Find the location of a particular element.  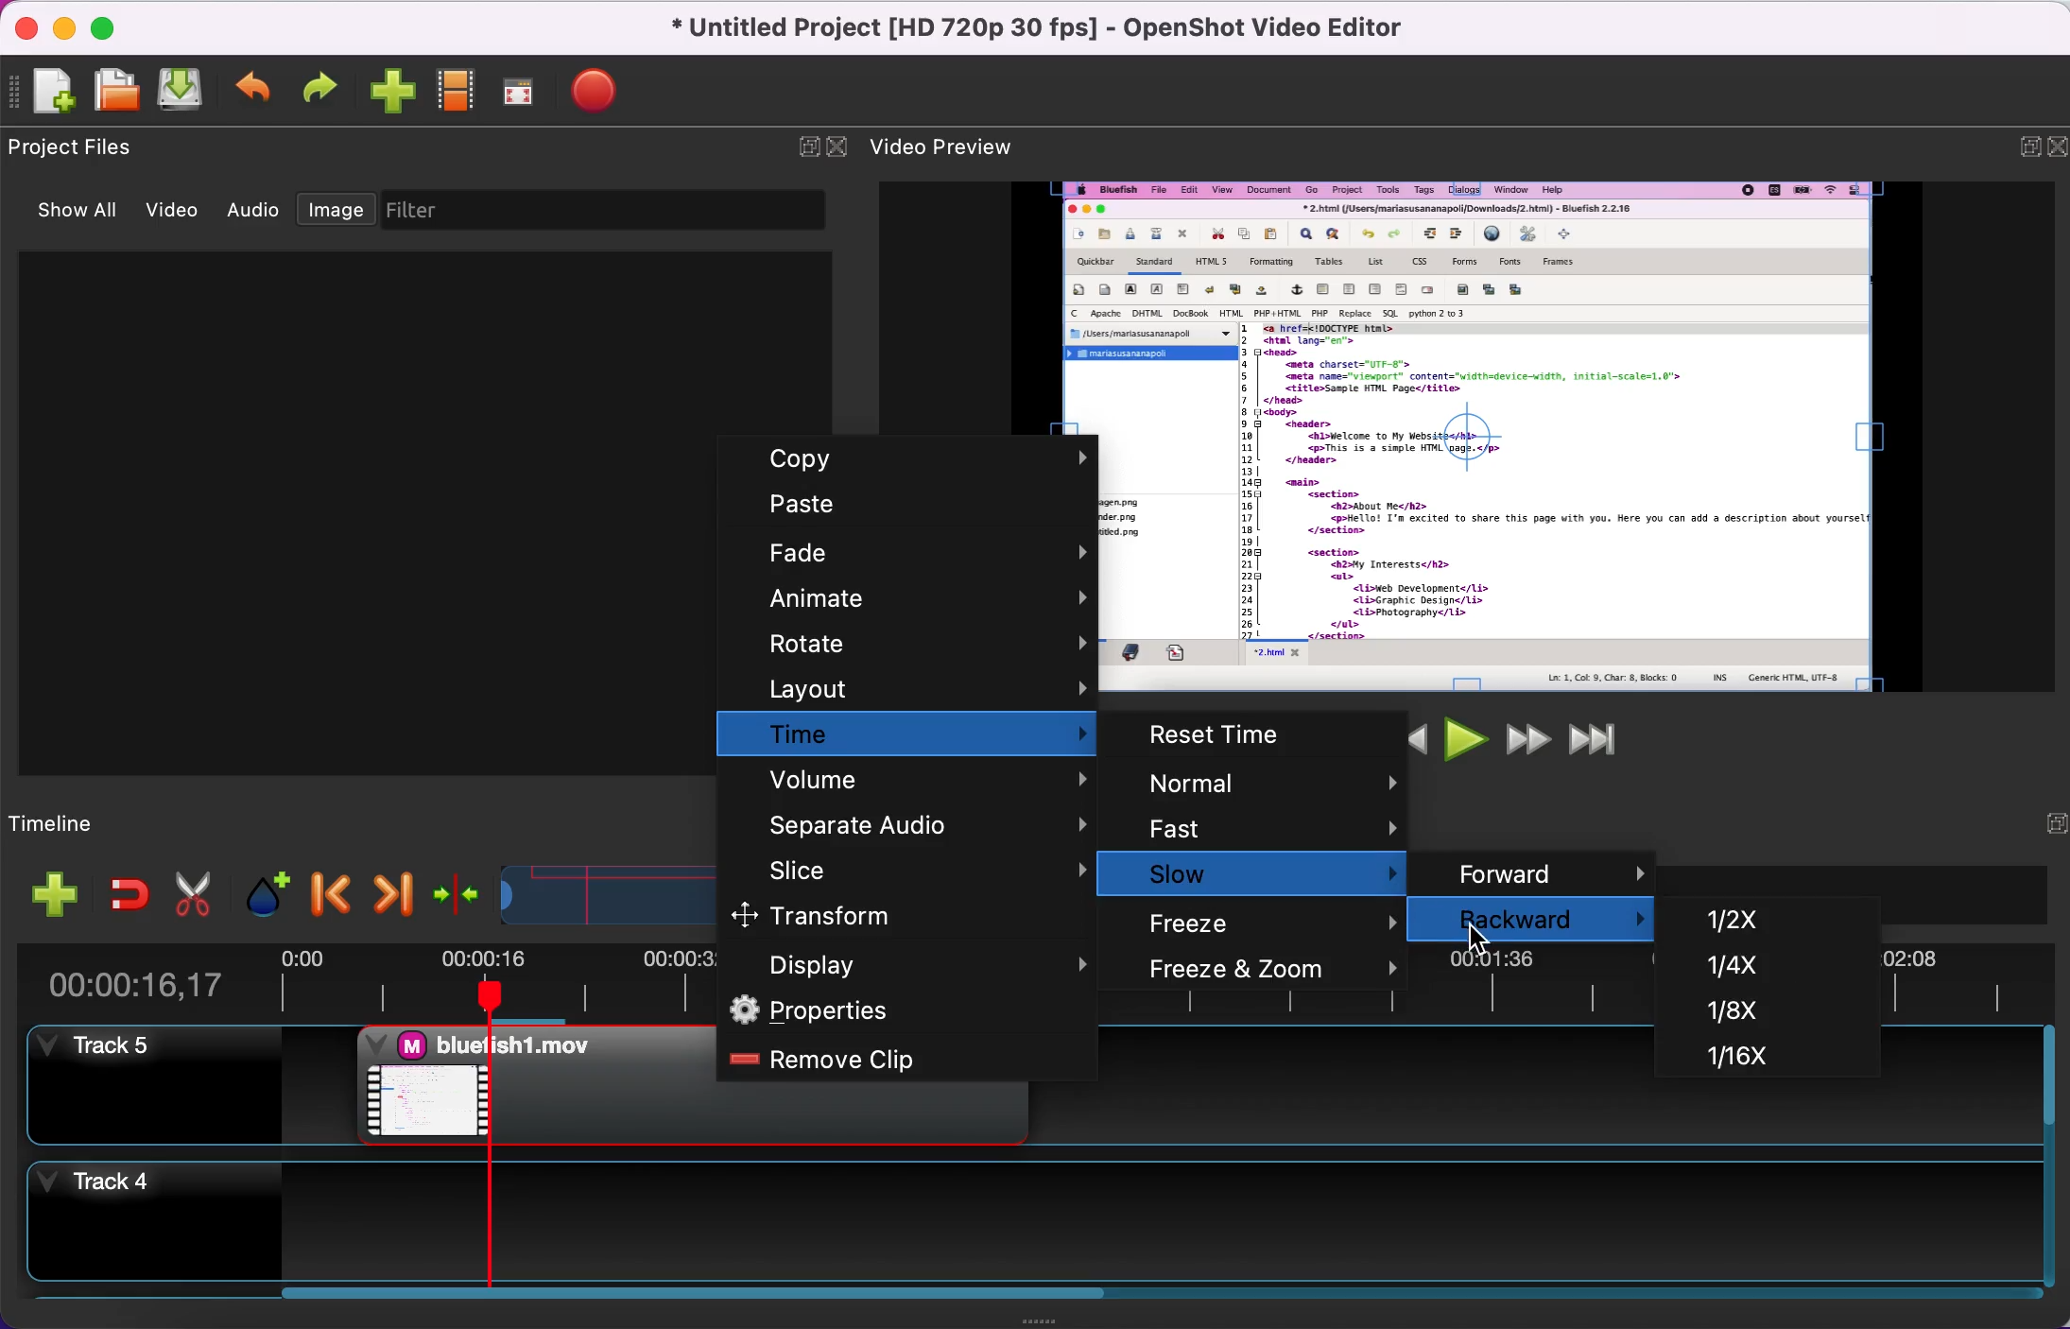

copy is located at coordinates (919, 461).